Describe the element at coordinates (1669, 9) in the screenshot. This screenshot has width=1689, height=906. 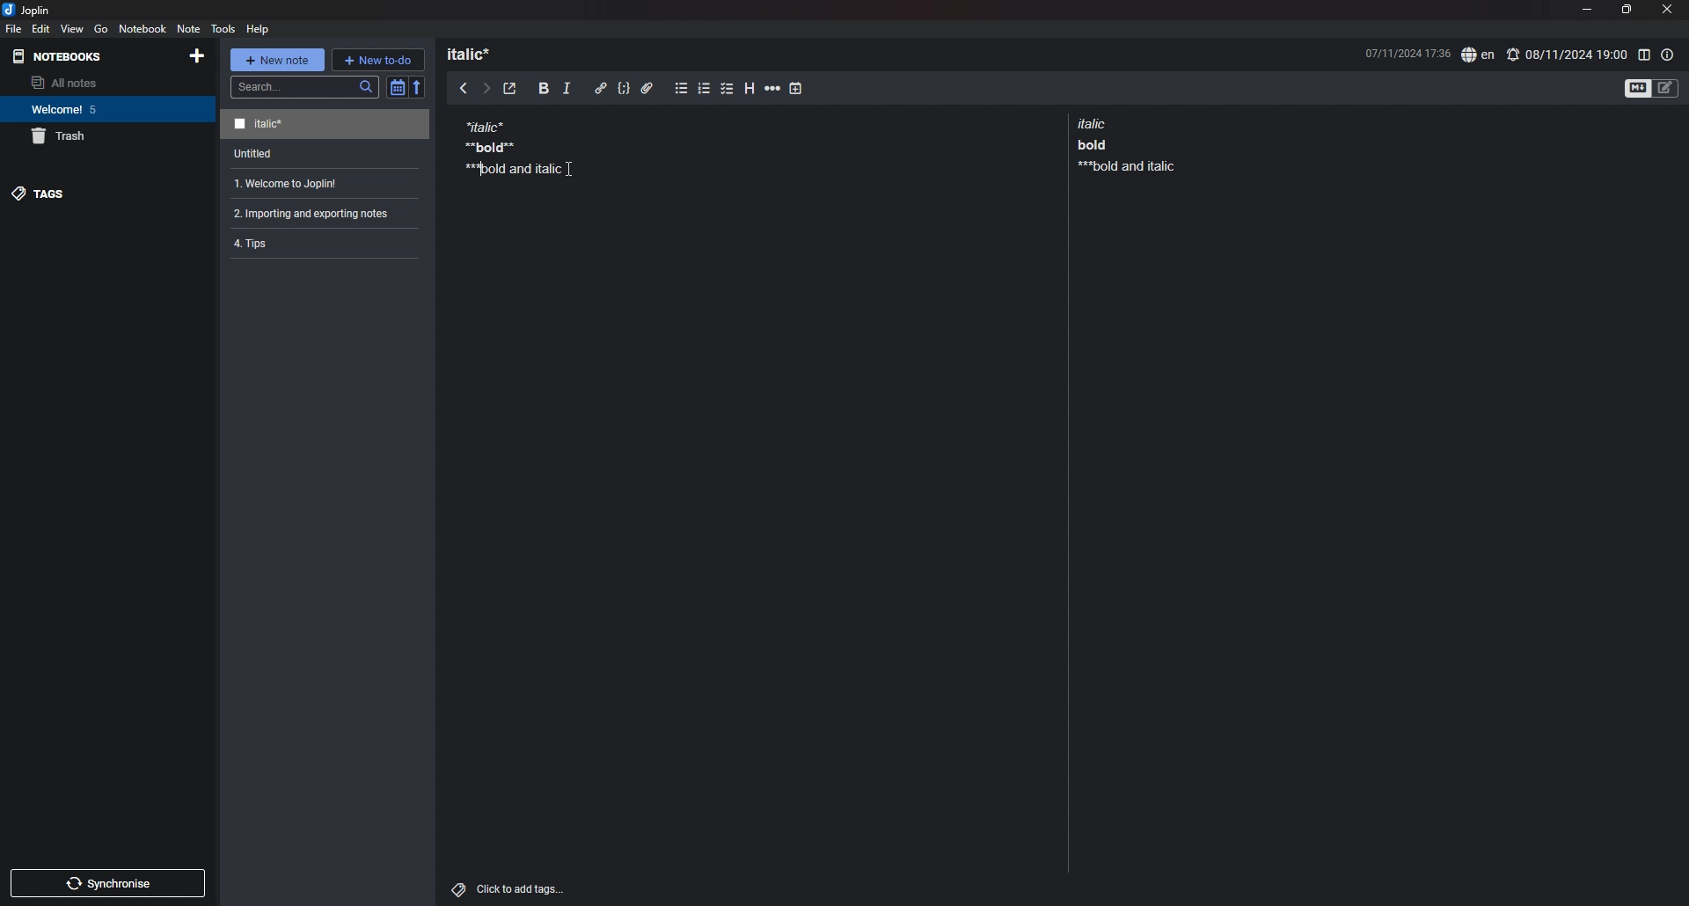
I see `close` at that location.